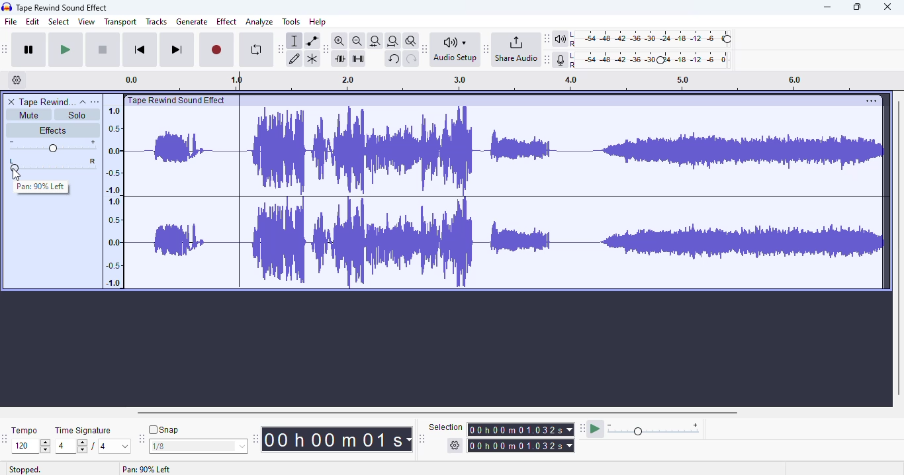  Describe the element at coordinates (341, 59) in the screenshot. I see `trim audio outside selection` at that location.